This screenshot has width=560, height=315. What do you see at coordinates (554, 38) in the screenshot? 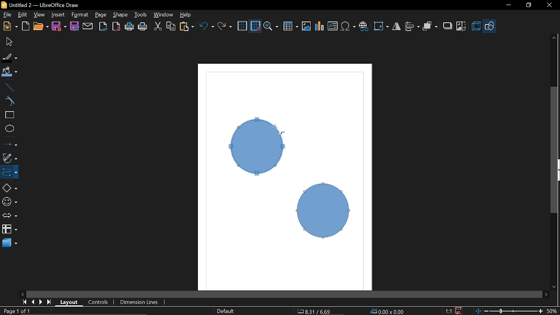
I see `Move up` at bounding box center [554, 38].